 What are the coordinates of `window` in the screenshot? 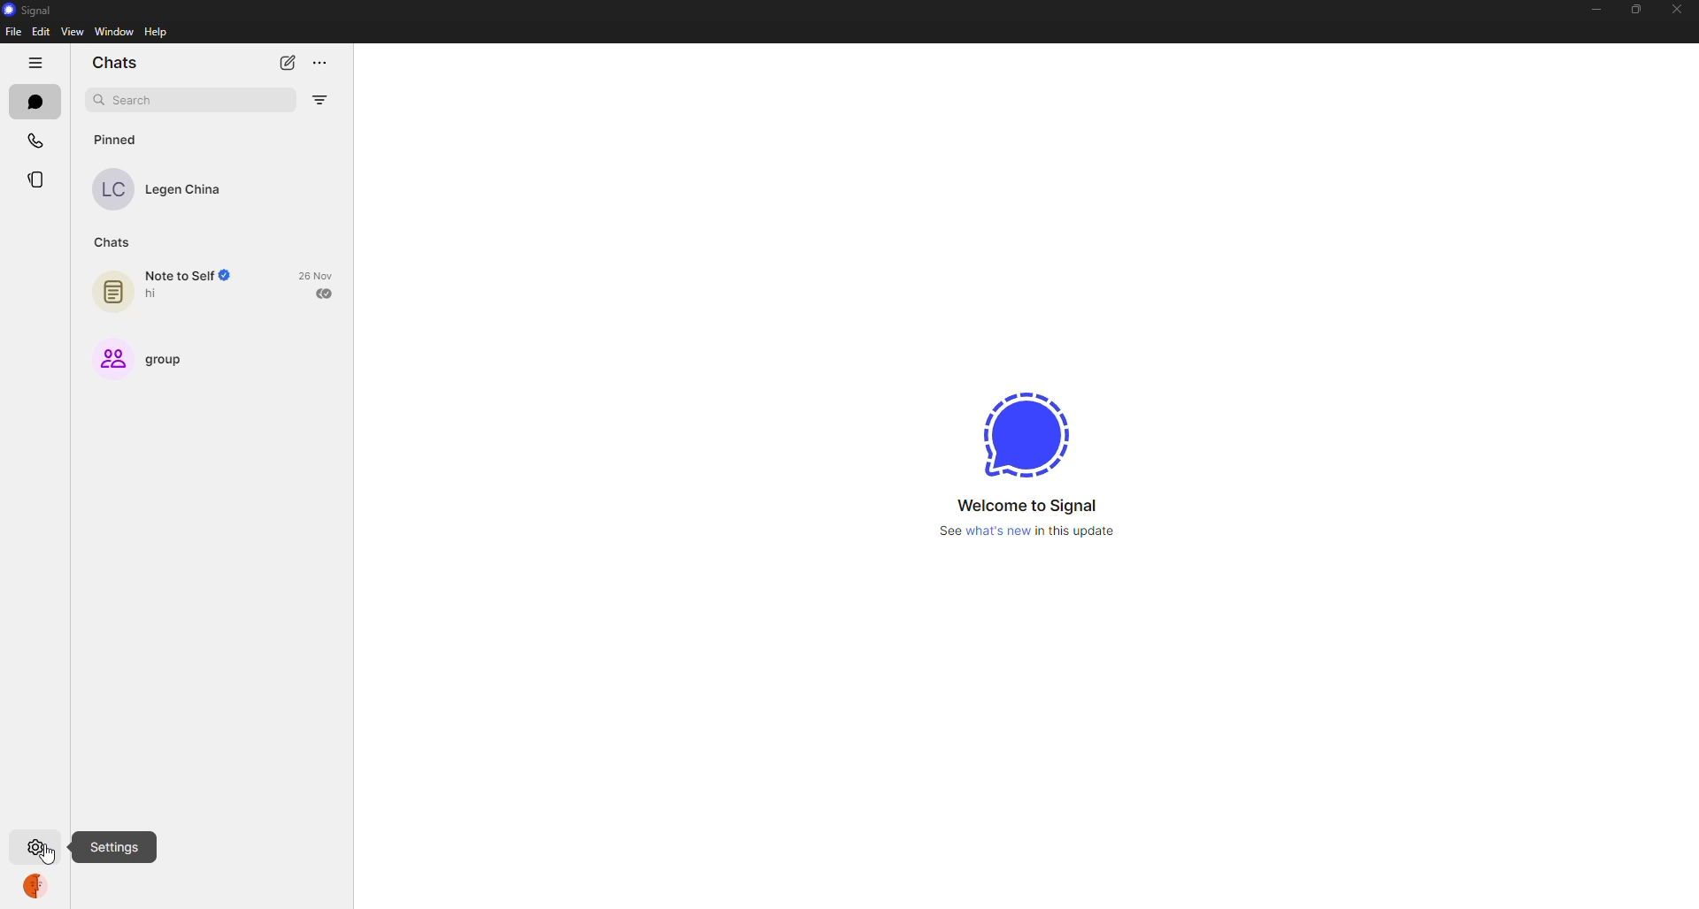 It's located at (113, 33).